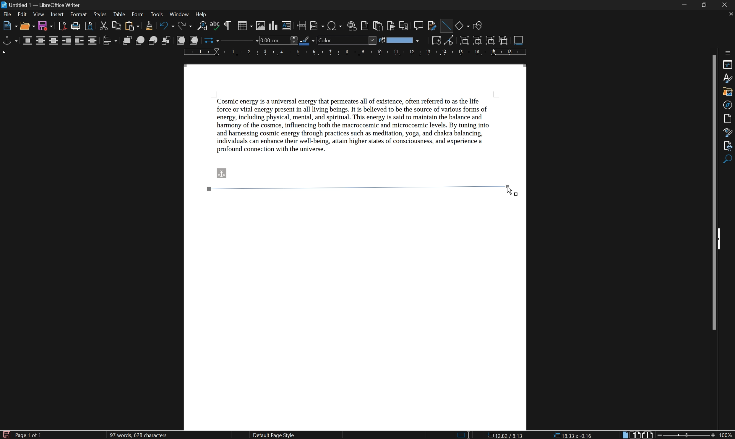  I want to click on horizontal line, so click(355, 187).